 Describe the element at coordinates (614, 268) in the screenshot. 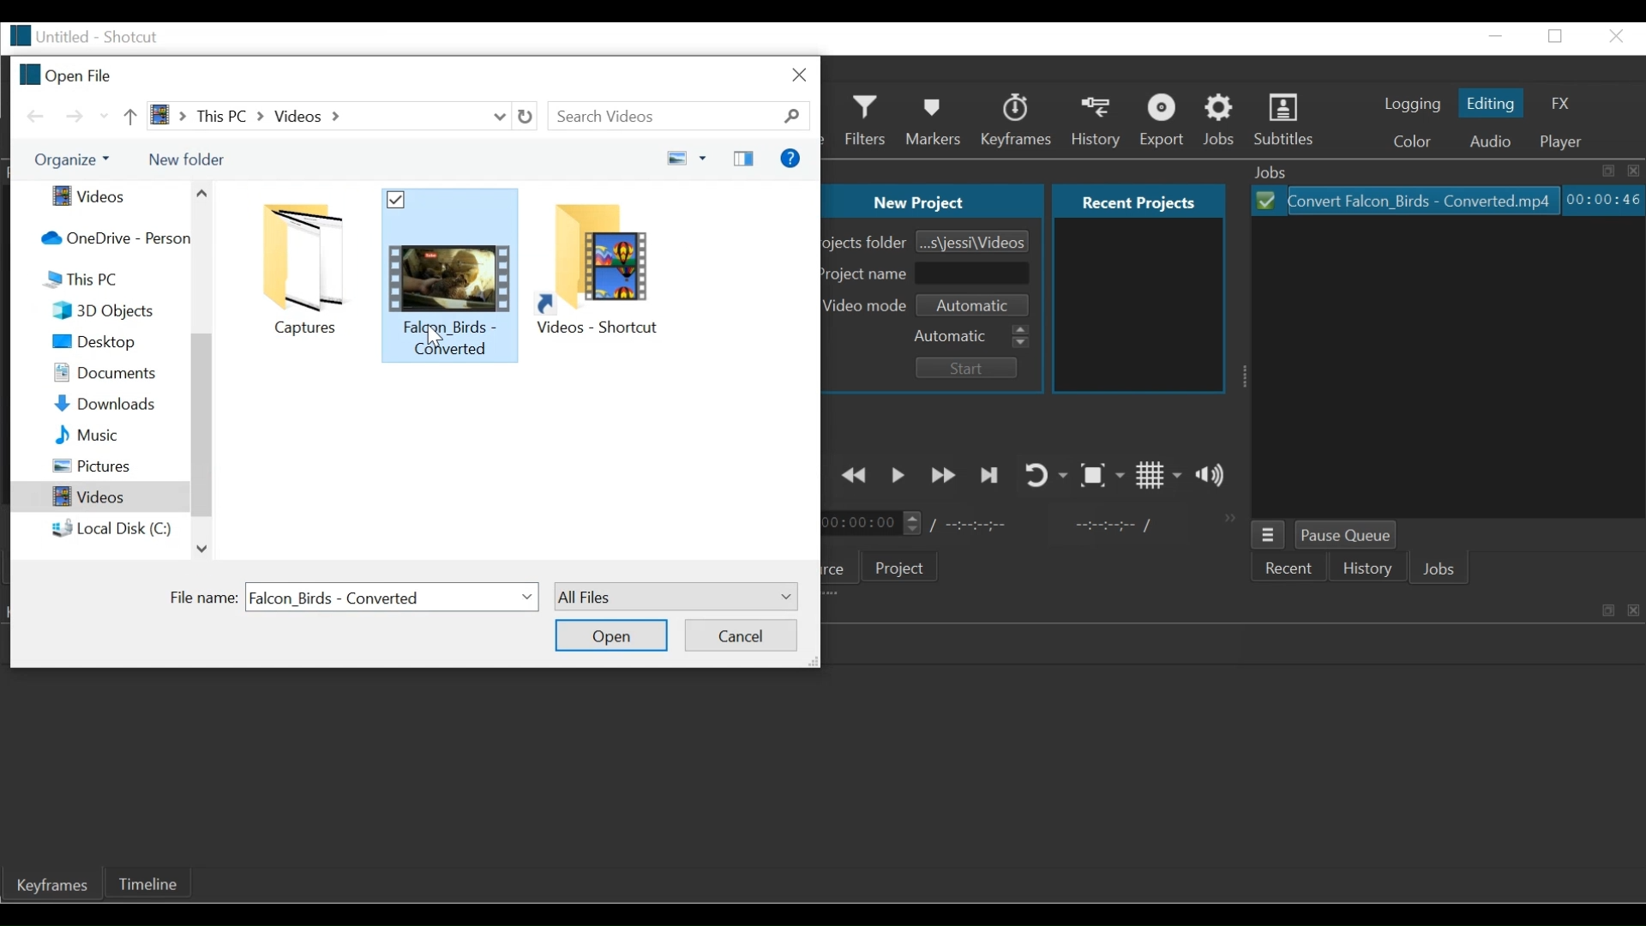

I see `folder` at that location.